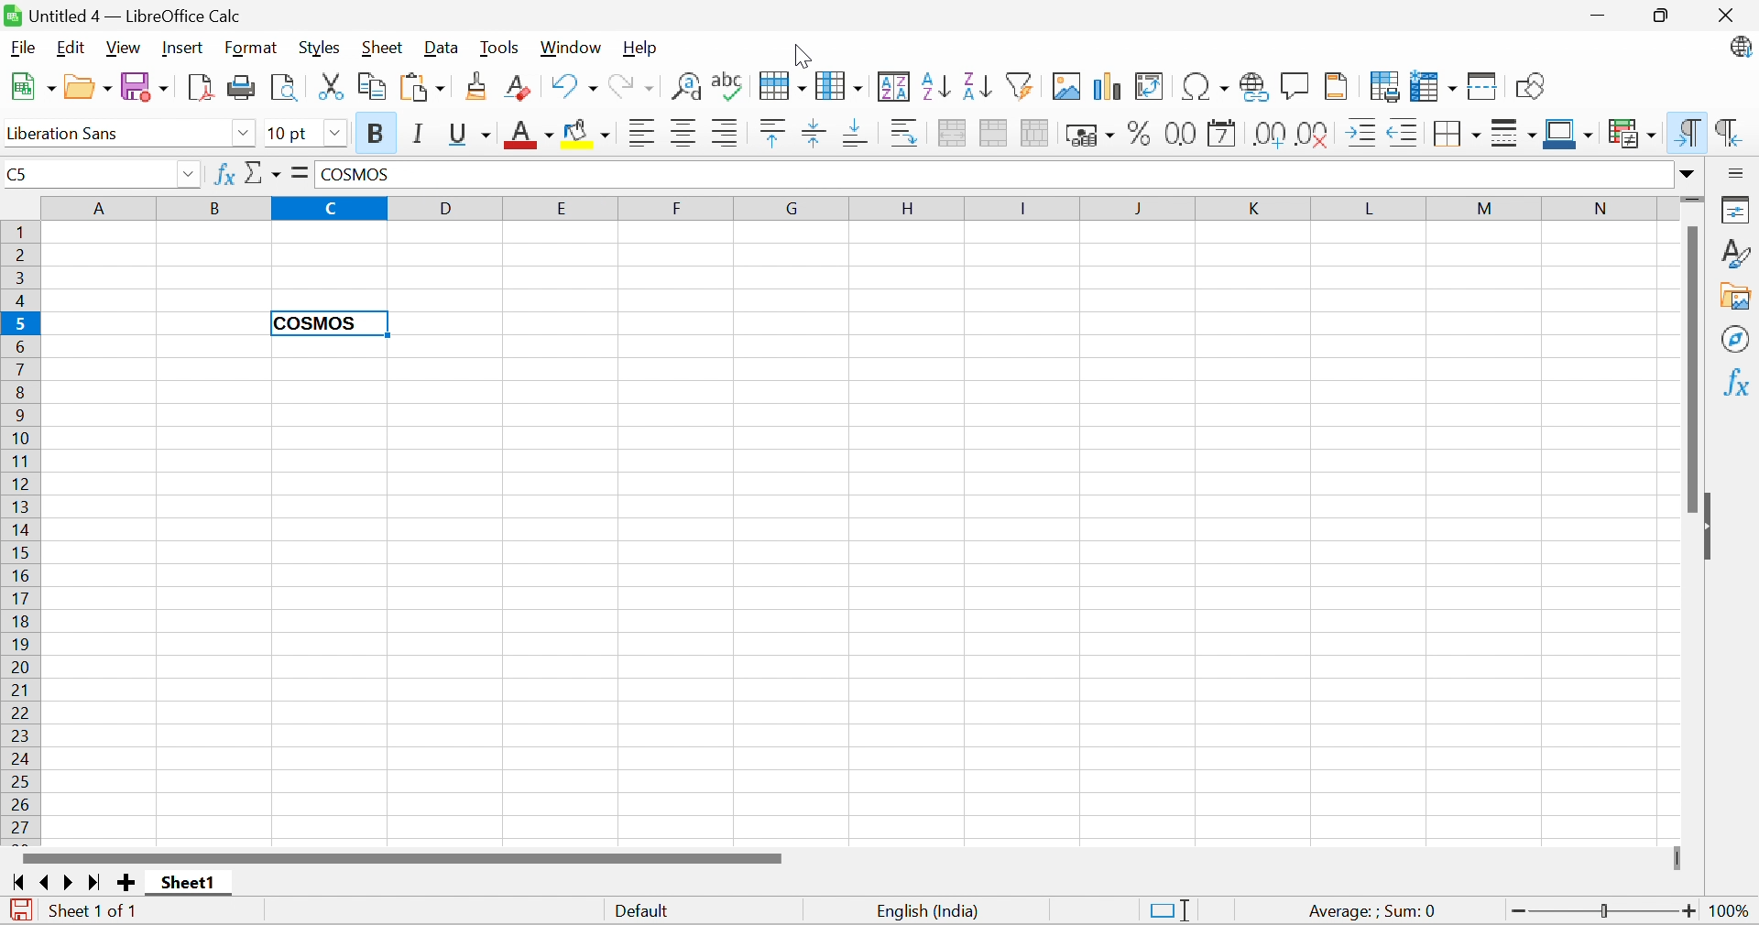 This screenshot has height=925, width=1759. I want to click on Italic, so click(420, 134).